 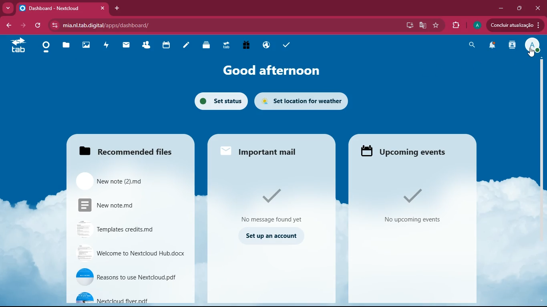 What do you see at coordinates (470, 46) in the screenshot?
I see `search` at bounding box center [470, 46].